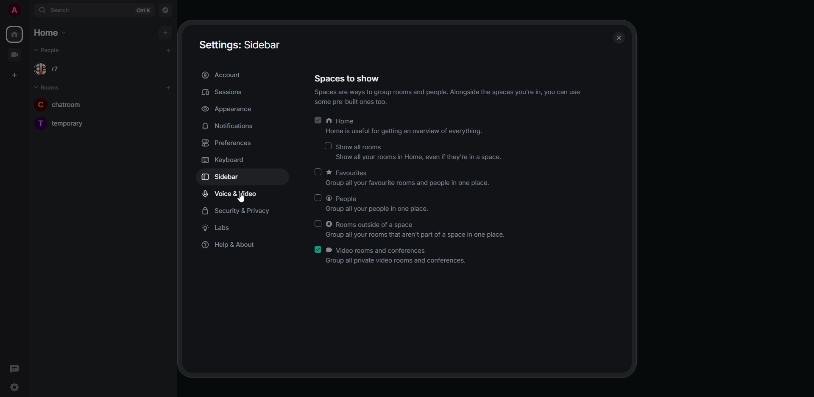 The height and width of the screenshot is (397, 814). What do you see at coordinates (448, 89) in the screenshot?
I see `spaces to show` at bounding box center [448, 89].